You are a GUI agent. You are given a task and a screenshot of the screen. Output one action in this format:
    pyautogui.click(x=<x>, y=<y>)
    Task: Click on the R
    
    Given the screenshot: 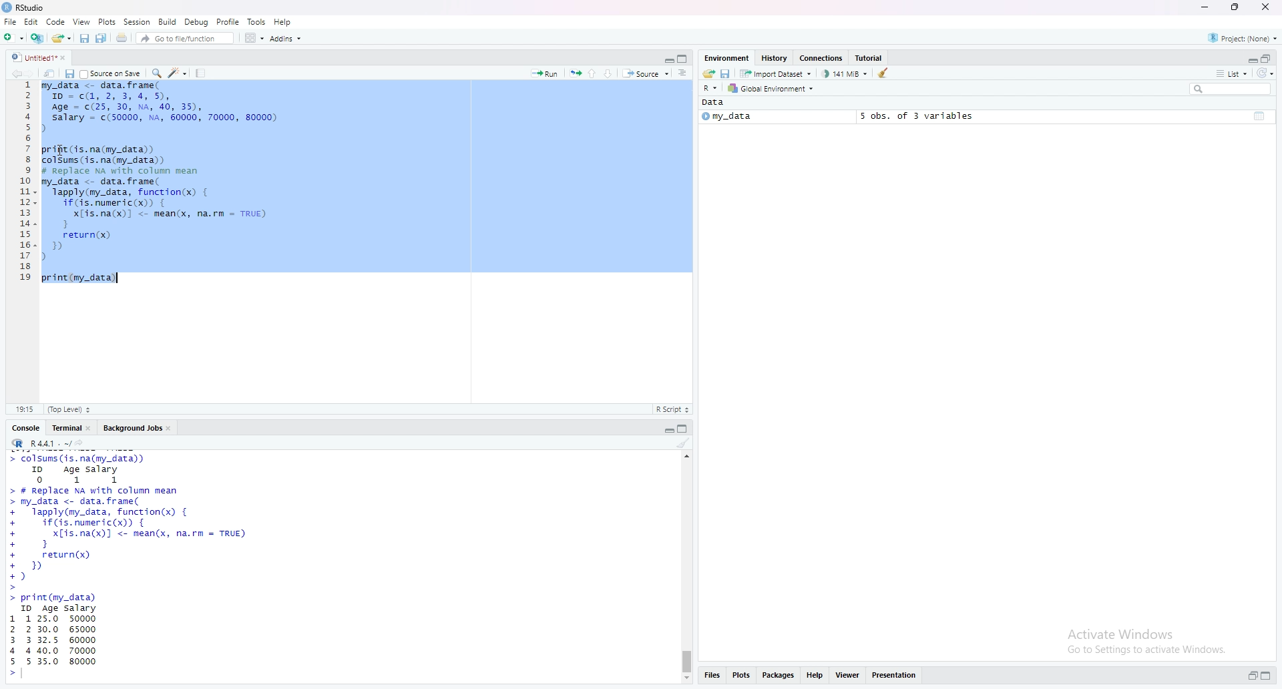 What is the action you would take?
    pyautogui.click(x=710, y=89)
    